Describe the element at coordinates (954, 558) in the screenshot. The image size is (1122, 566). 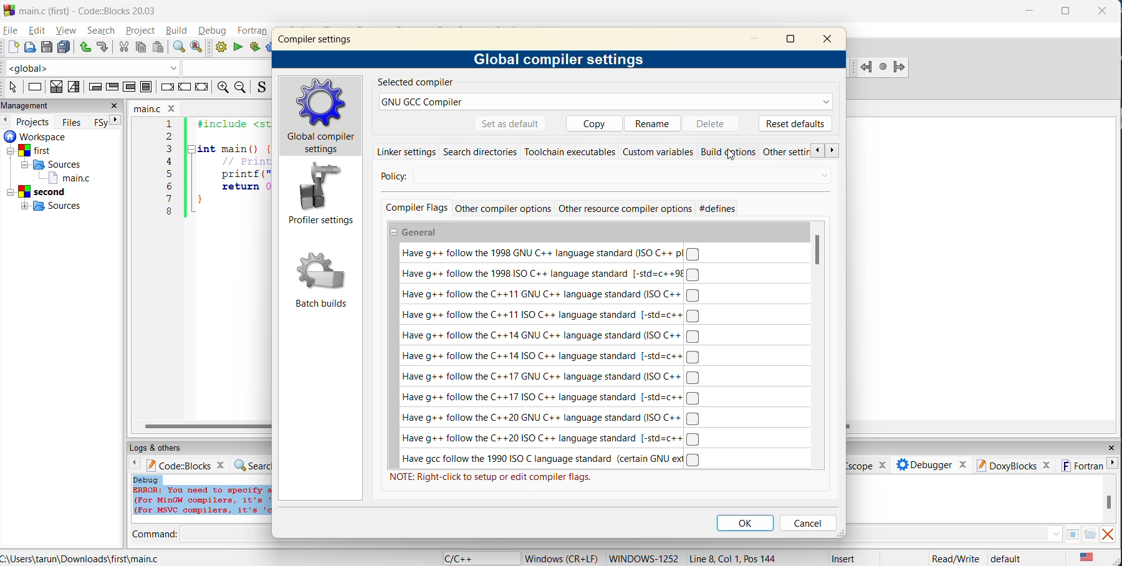
I see `Read/Write` at that location.